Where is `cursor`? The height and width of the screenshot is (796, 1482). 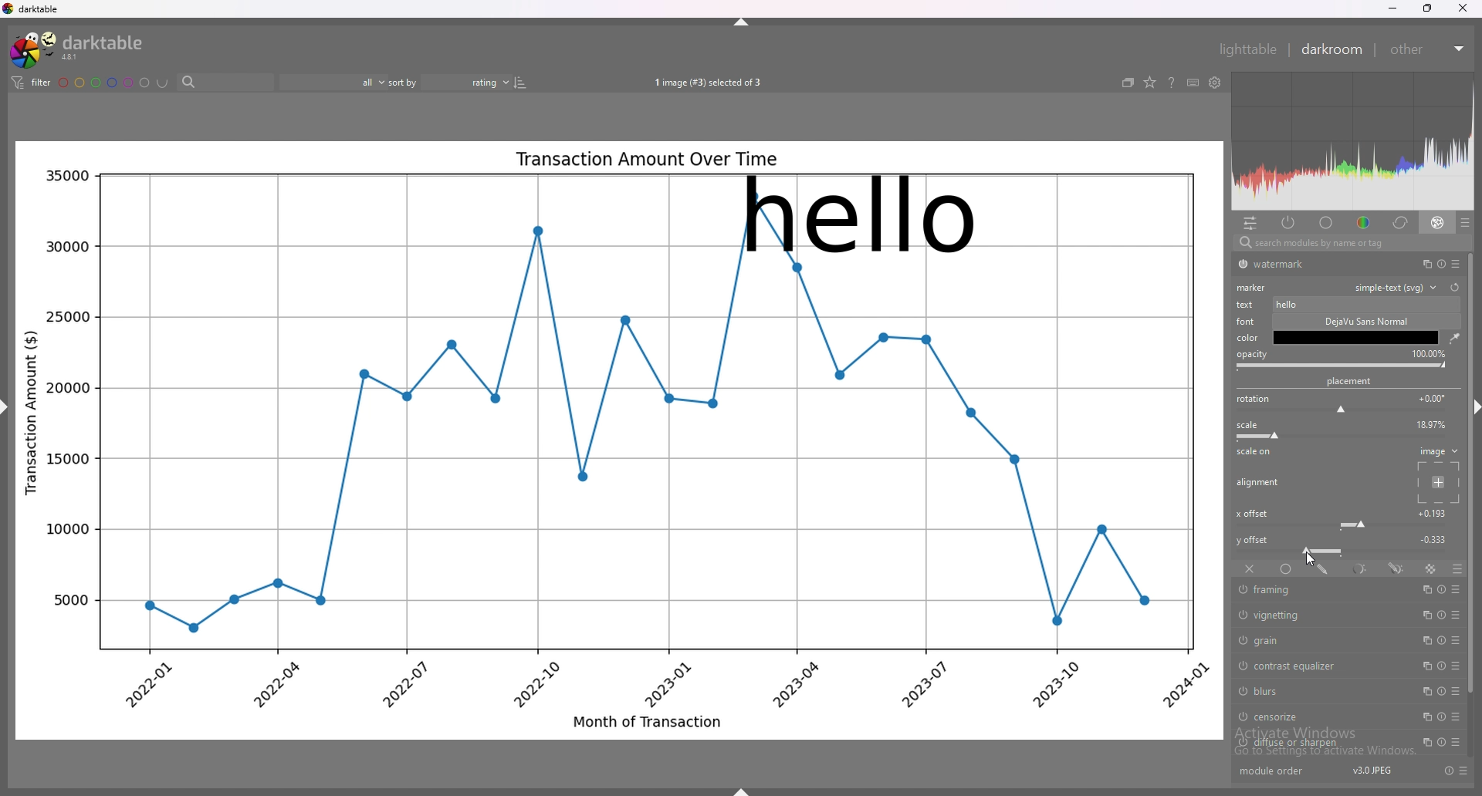
cursor is located at coordinates (1311, 561).